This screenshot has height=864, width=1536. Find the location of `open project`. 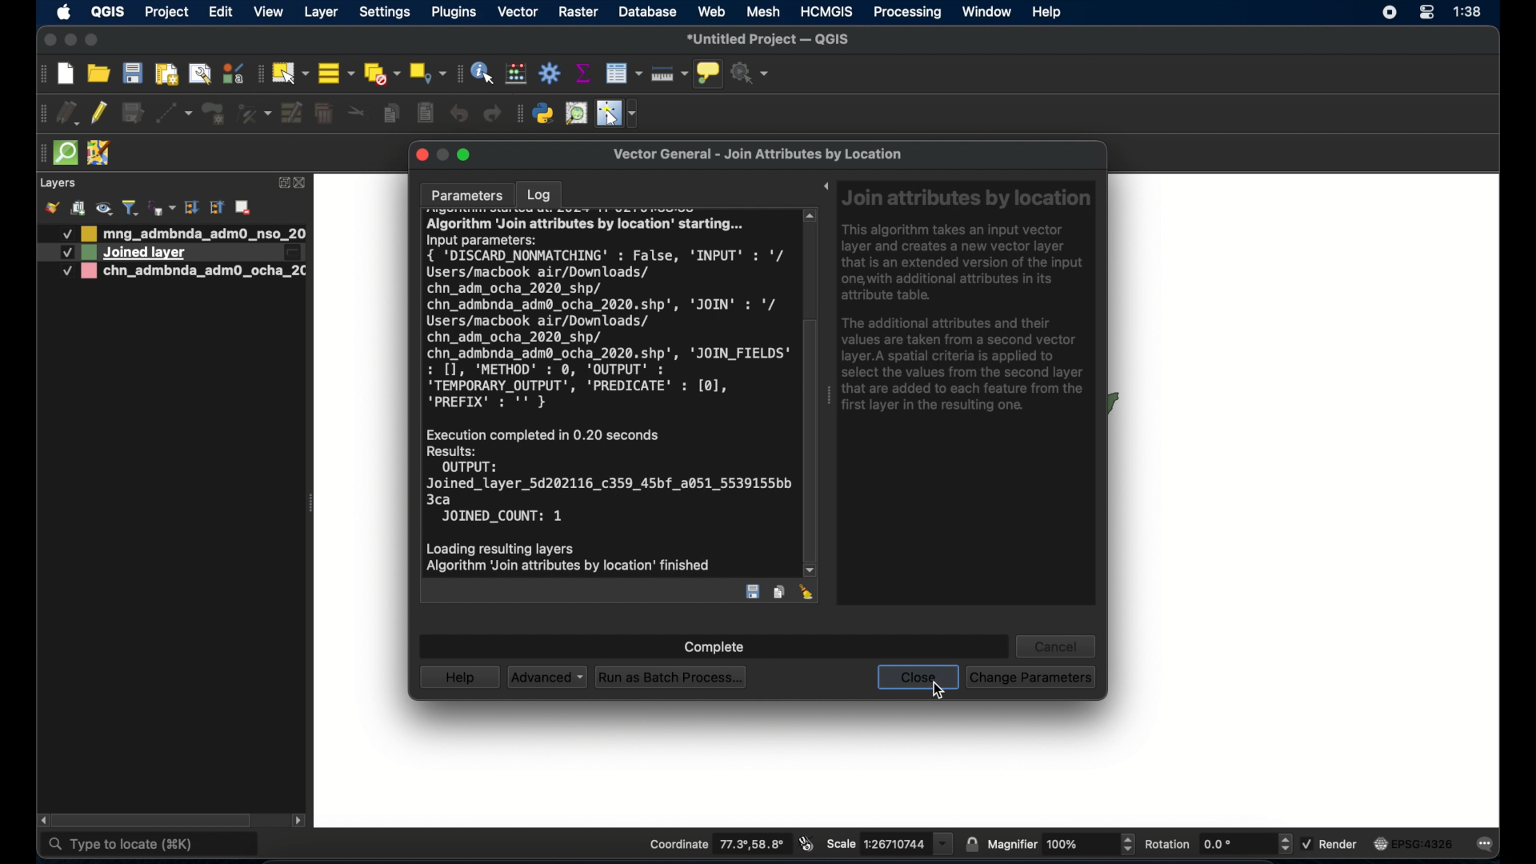

open project is located at coordinates (97, 74).